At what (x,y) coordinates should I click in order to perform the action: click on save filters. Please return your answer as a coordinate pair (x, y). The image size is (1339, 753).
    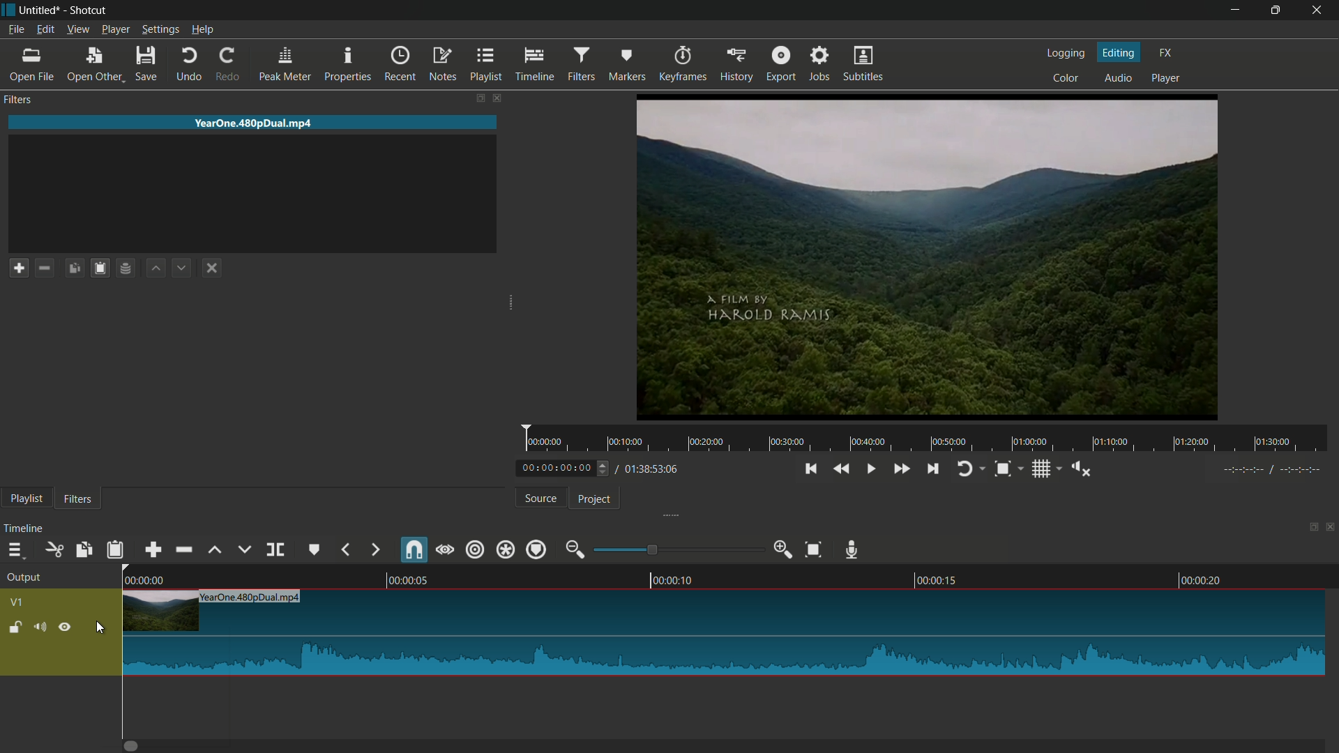
    Looking at the image, I should click on (101, 268).